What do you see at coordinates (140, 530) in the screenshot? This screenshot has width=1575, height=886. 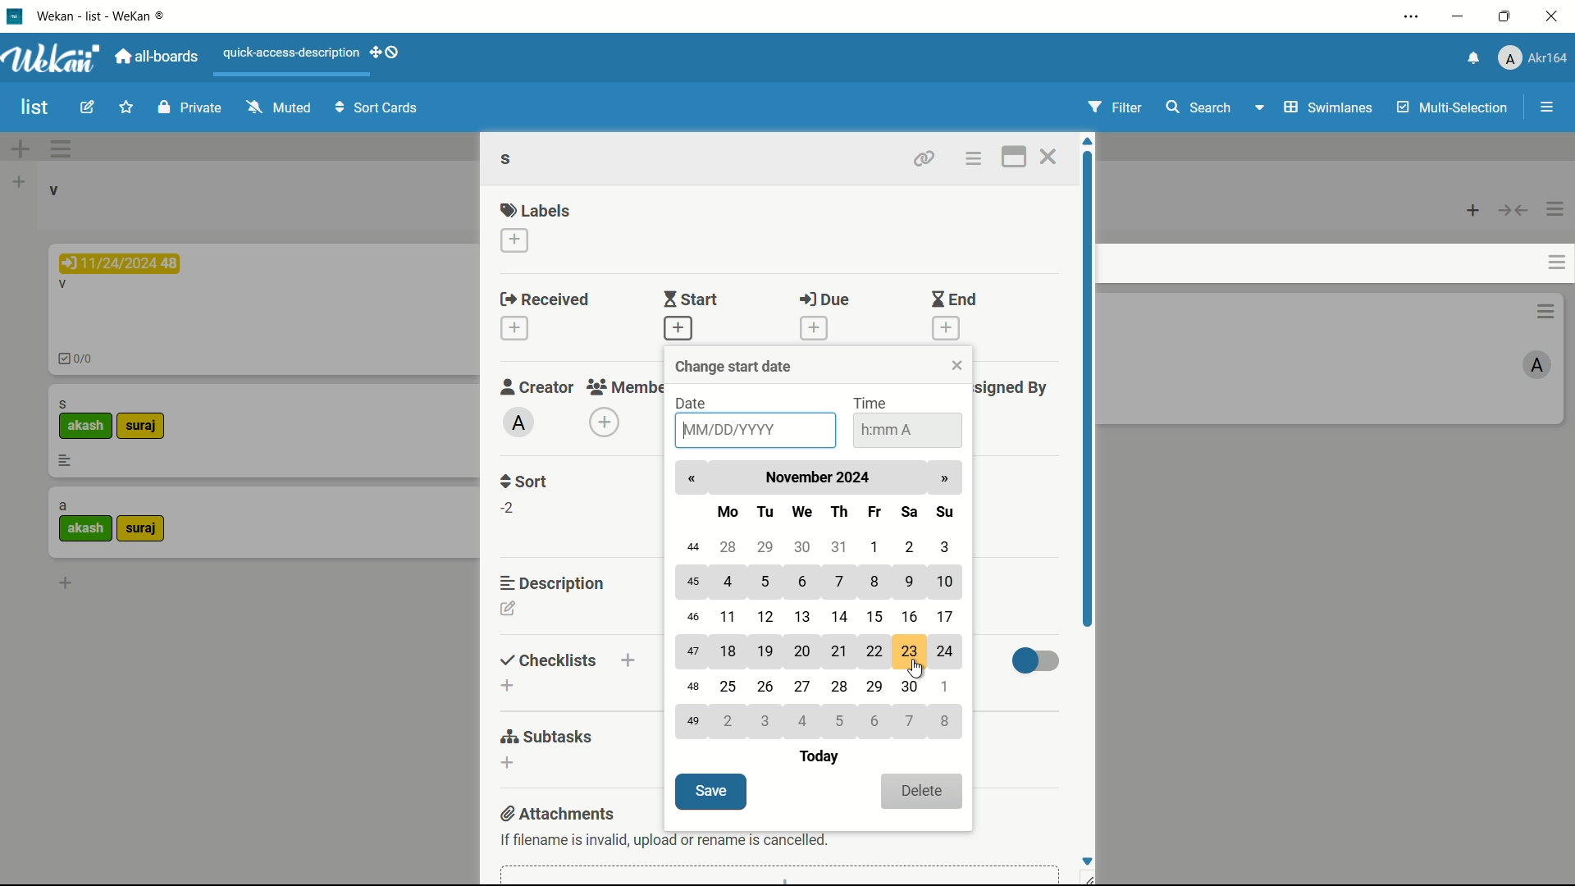 I see `label-2` at bounding box center [140, 530].